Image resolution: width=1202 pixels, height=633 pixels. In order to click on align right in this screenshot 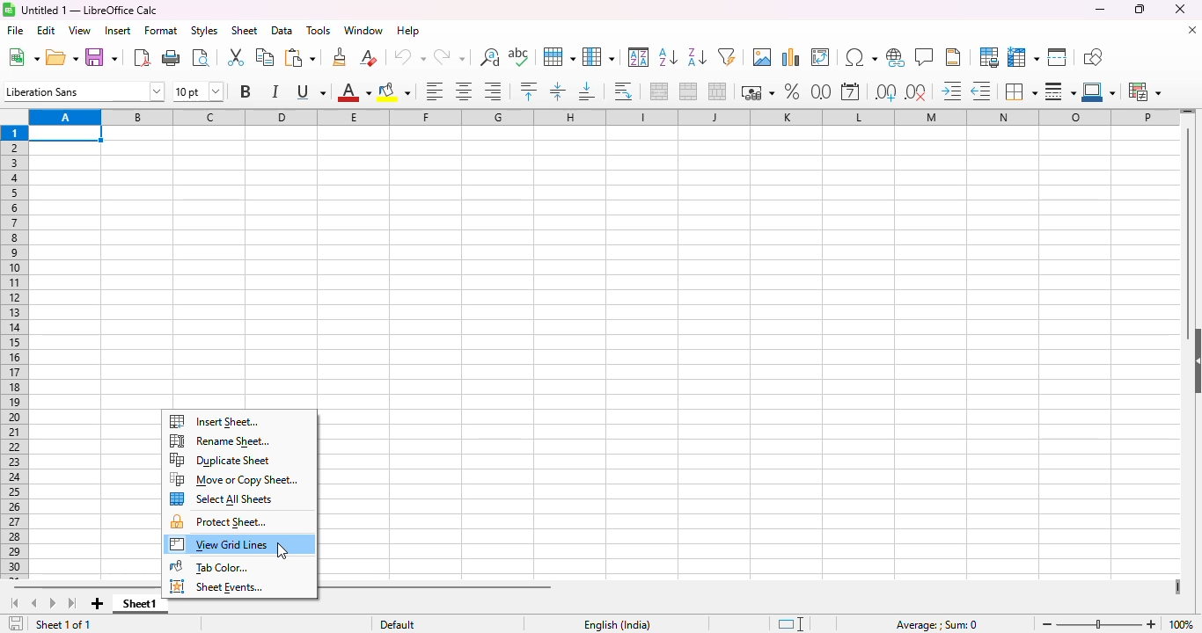, I will do `click(493, 91)`.